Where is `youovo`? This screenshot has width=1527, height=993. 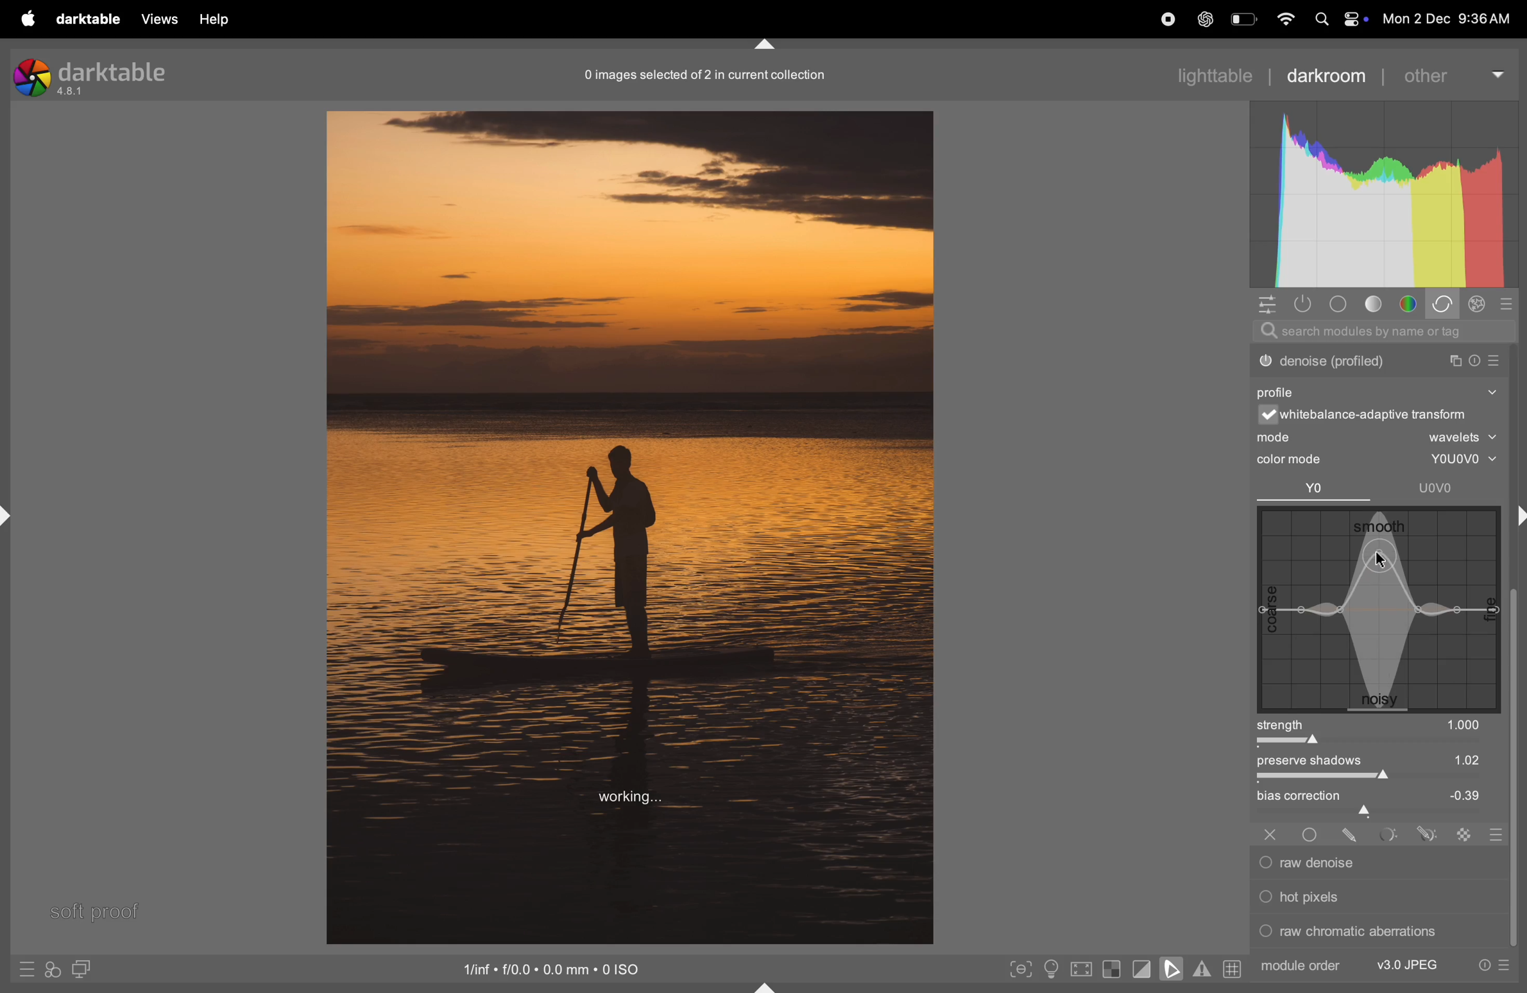
youovo is located at coordinates (1454, 460).